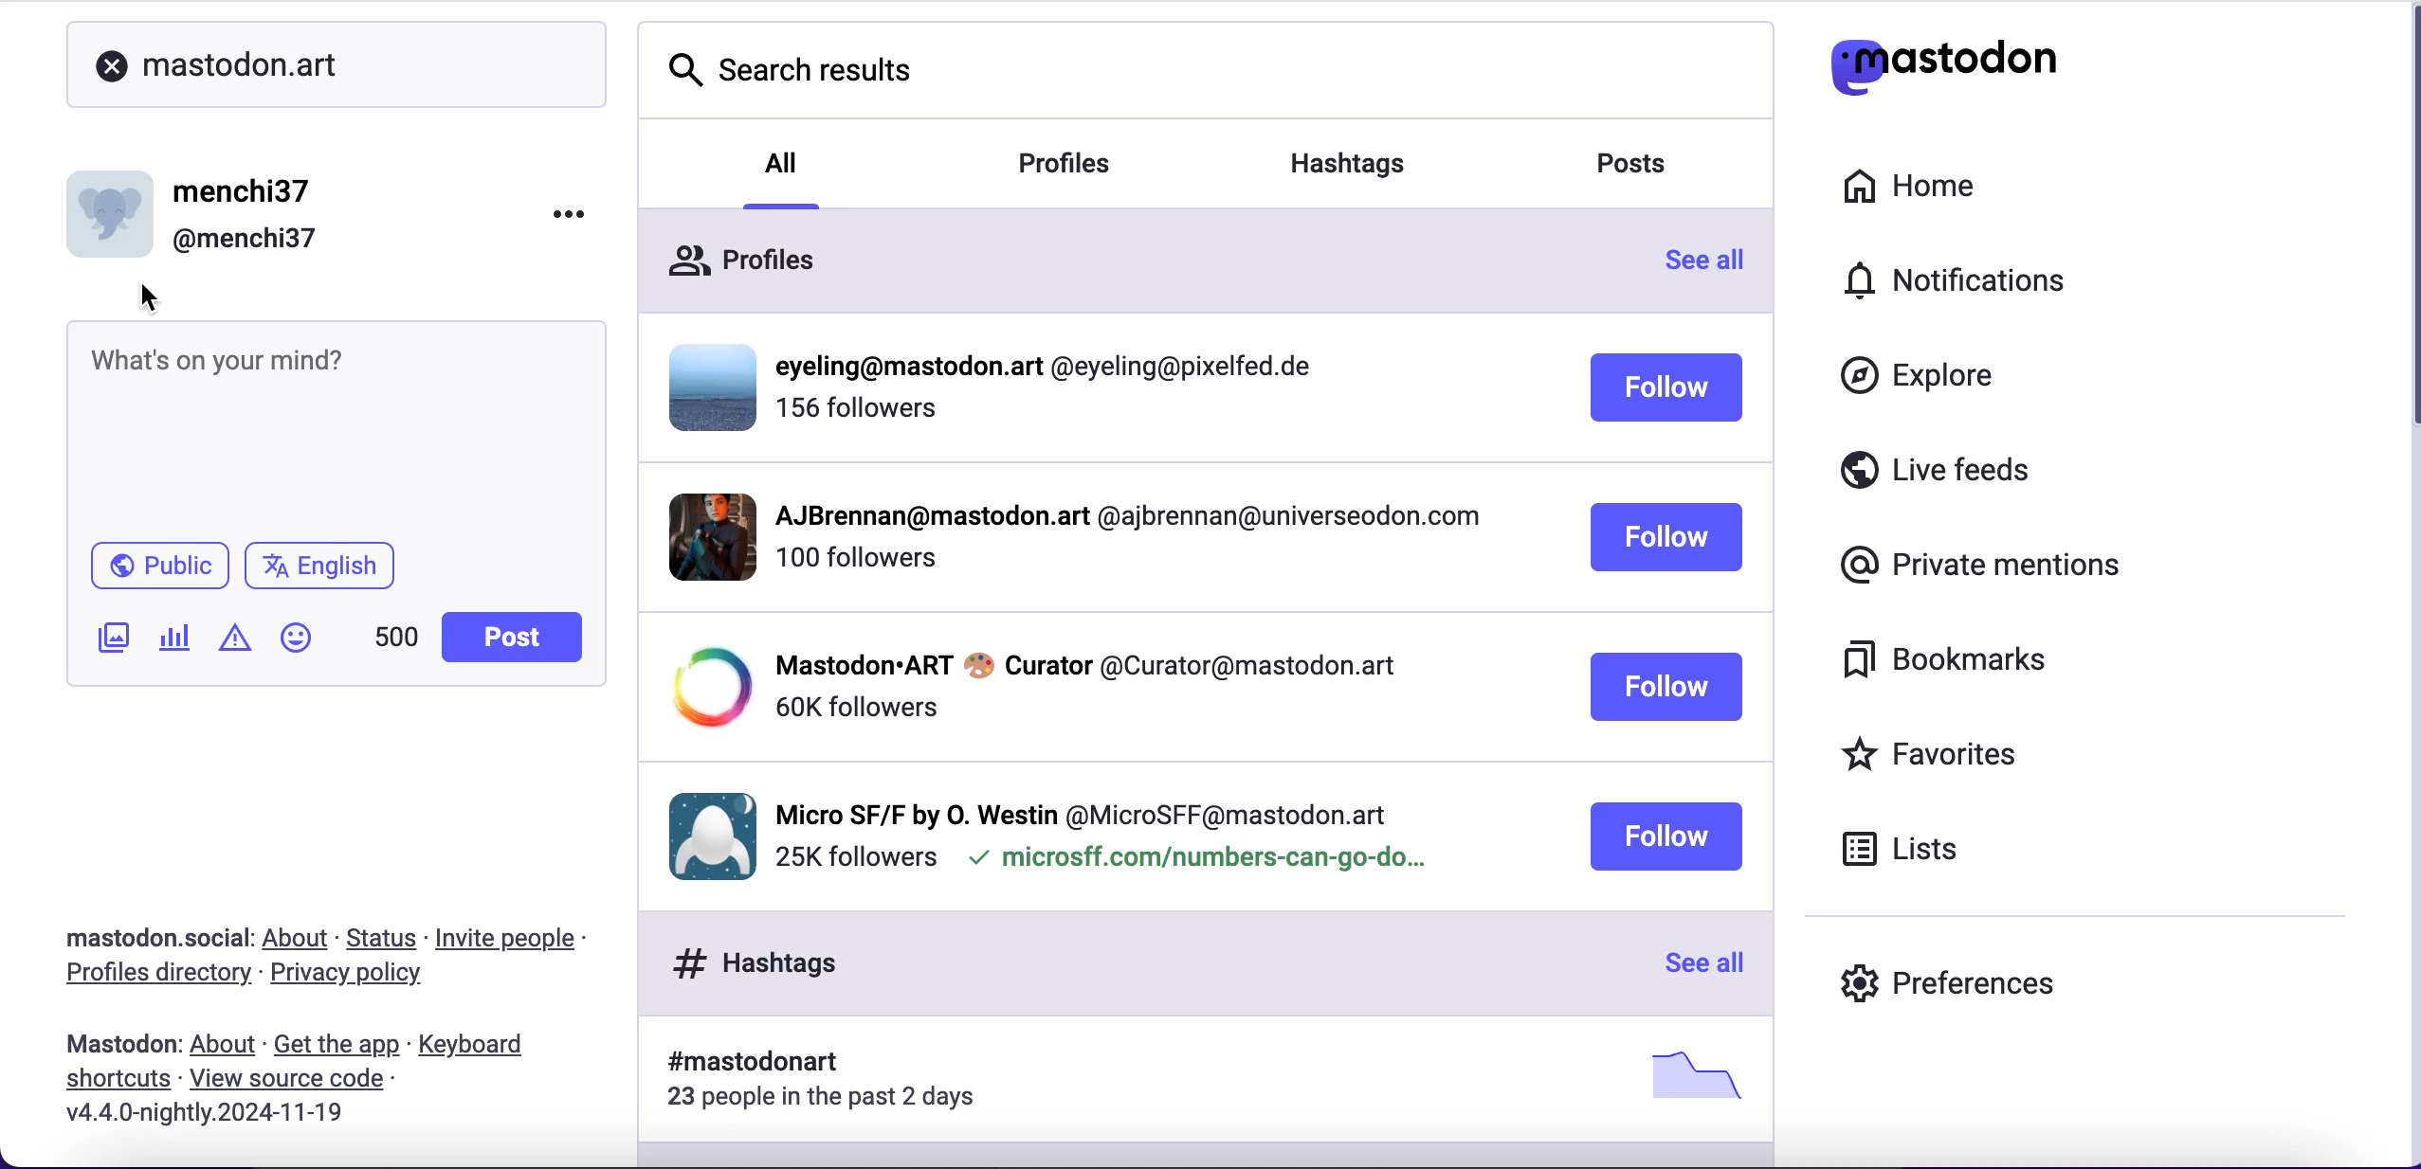 This screenshot has width=2421, height=1169. Describe the element at coordinates (1083, 534) in the screenshot. I see `profile` at that location.